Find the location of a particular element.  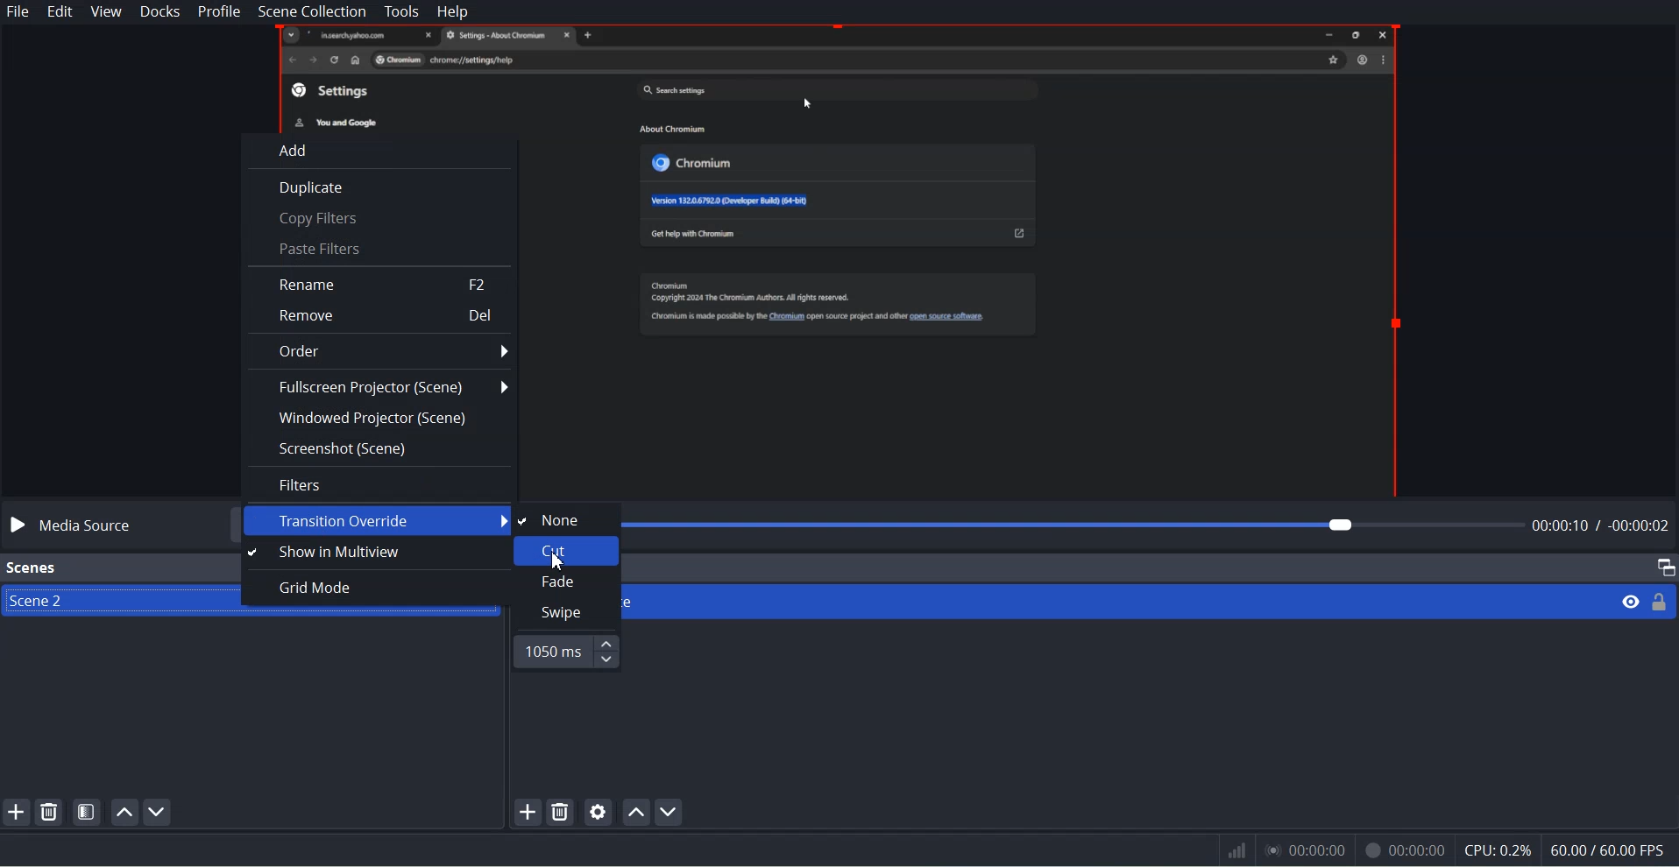

Add is located at coordinates (381, 149).